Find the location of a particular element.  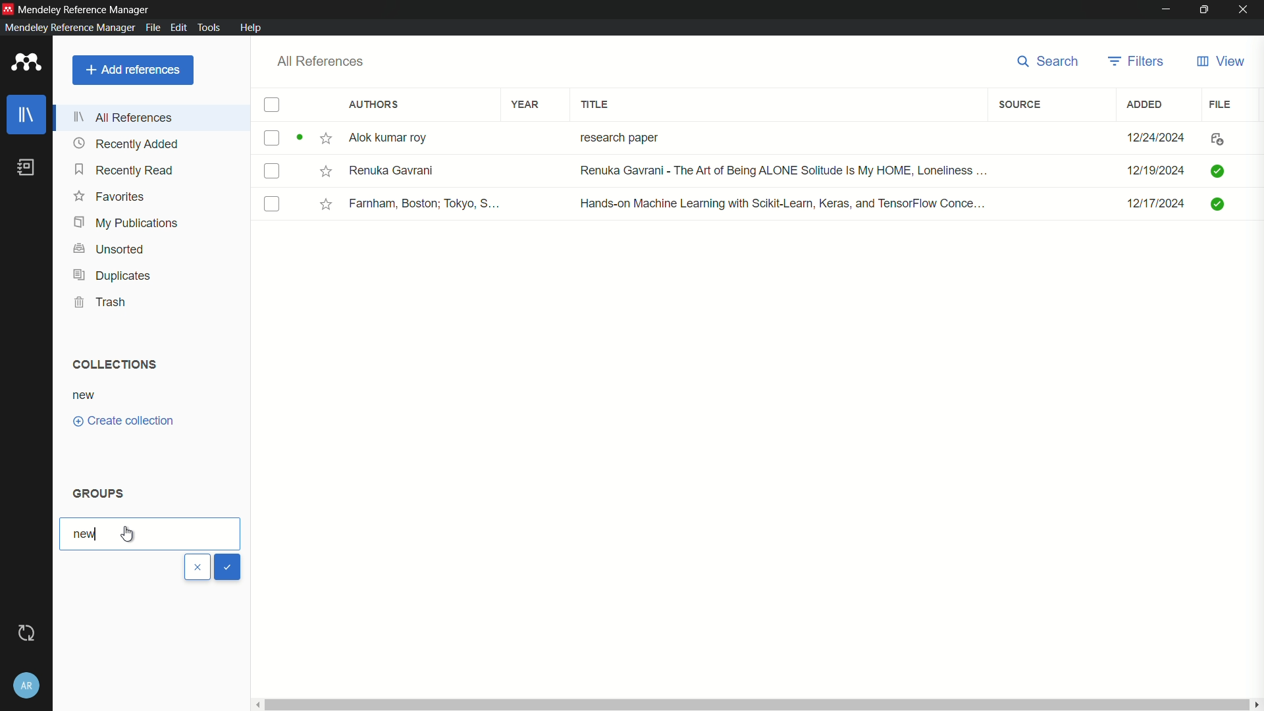

tools menu is located at coordinates (209, 27).